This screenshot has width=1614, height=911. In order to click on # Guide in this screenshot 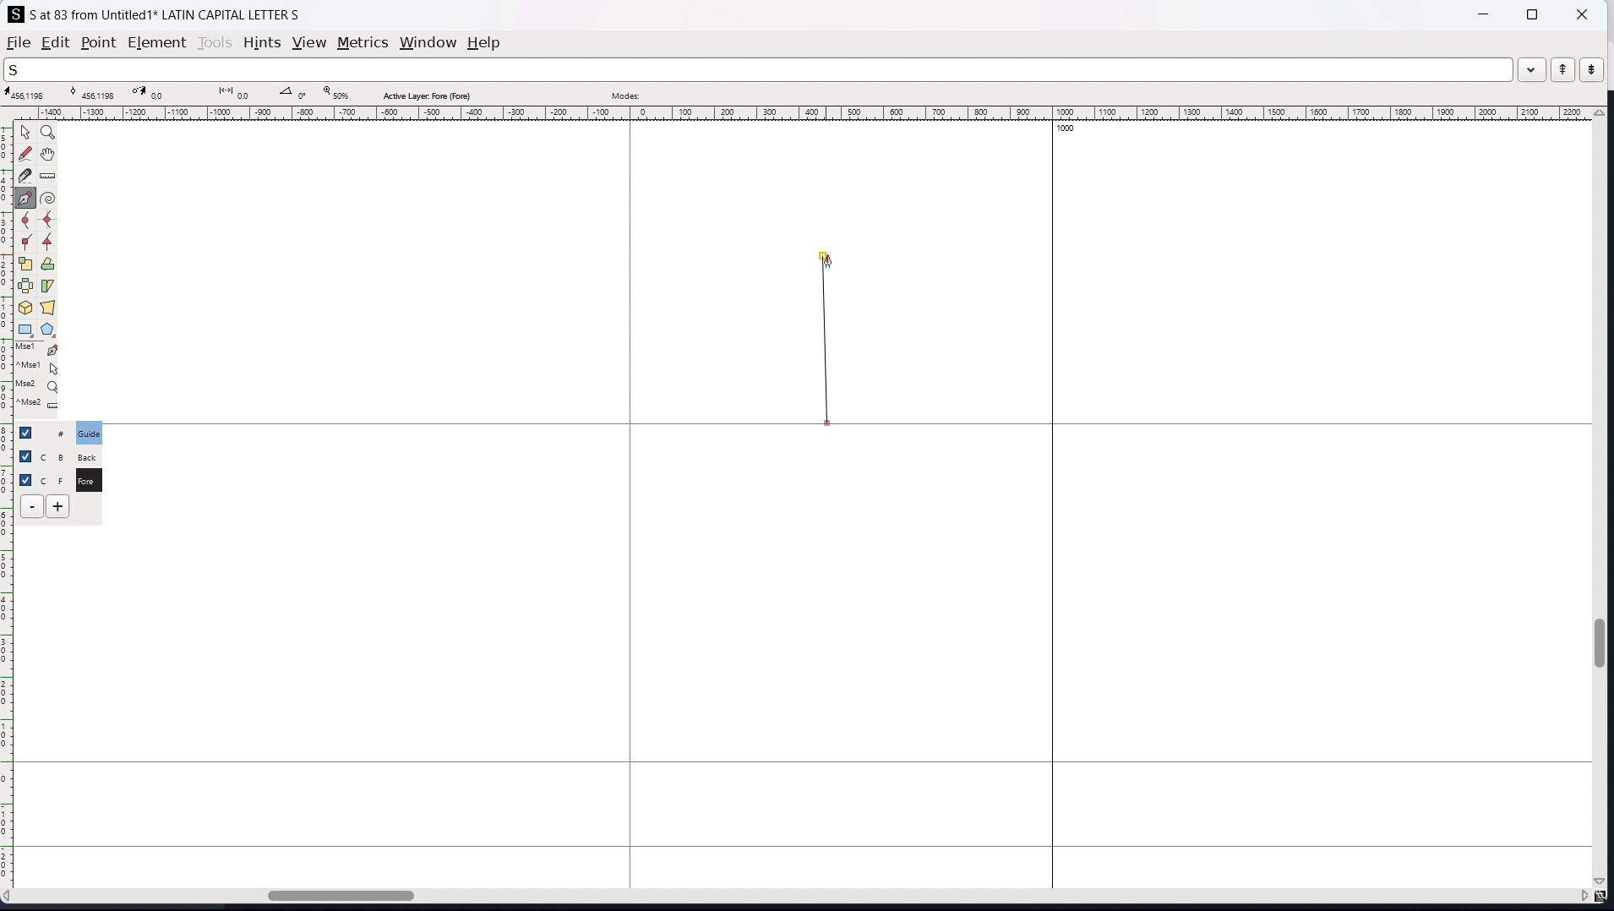, I will do `click(90, 433)`.